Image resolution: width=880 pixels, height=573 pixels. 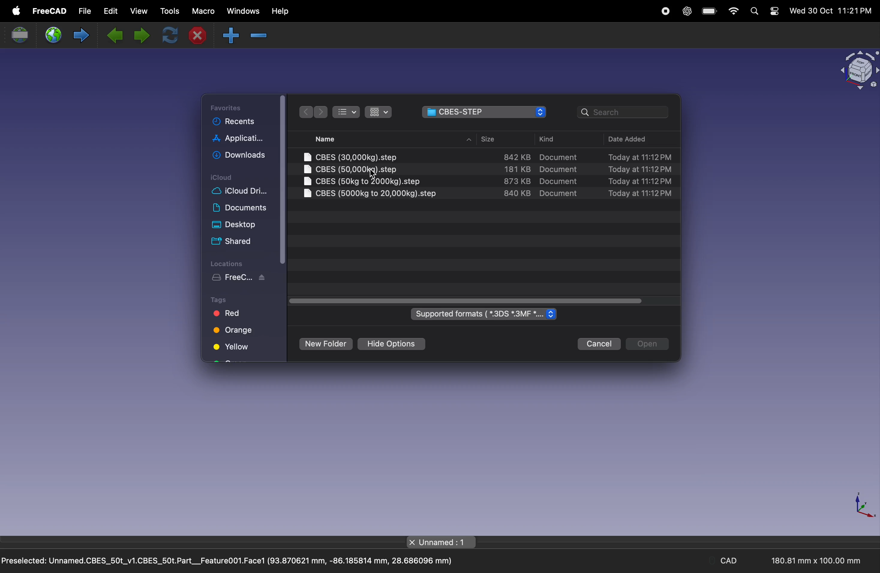 I want to click on Preselected: Unnamed.CBES_50t_v1.CBES_50t.Part__Feature001.Face1 (93.870621 mm, -86.185814 mm, 28.686096 mm), so click(x=228, y=562).